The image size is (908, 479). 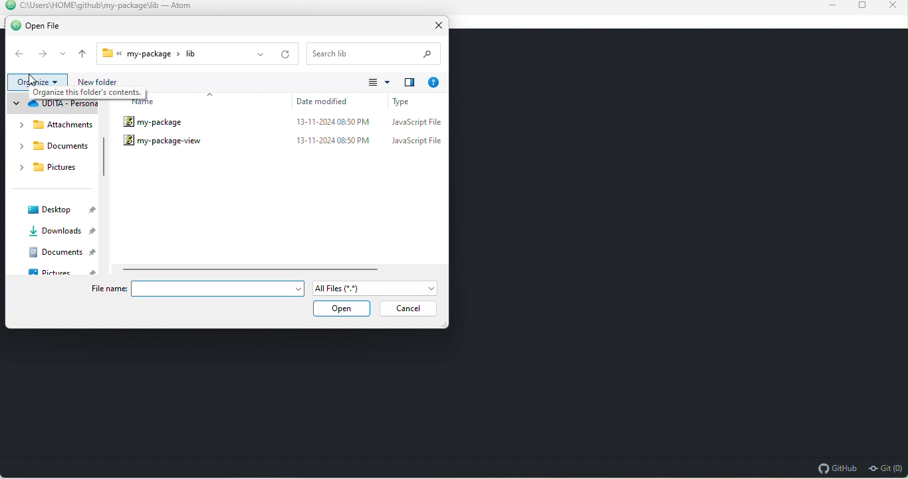 I want to click on directory path, so click(x=89, y=5).